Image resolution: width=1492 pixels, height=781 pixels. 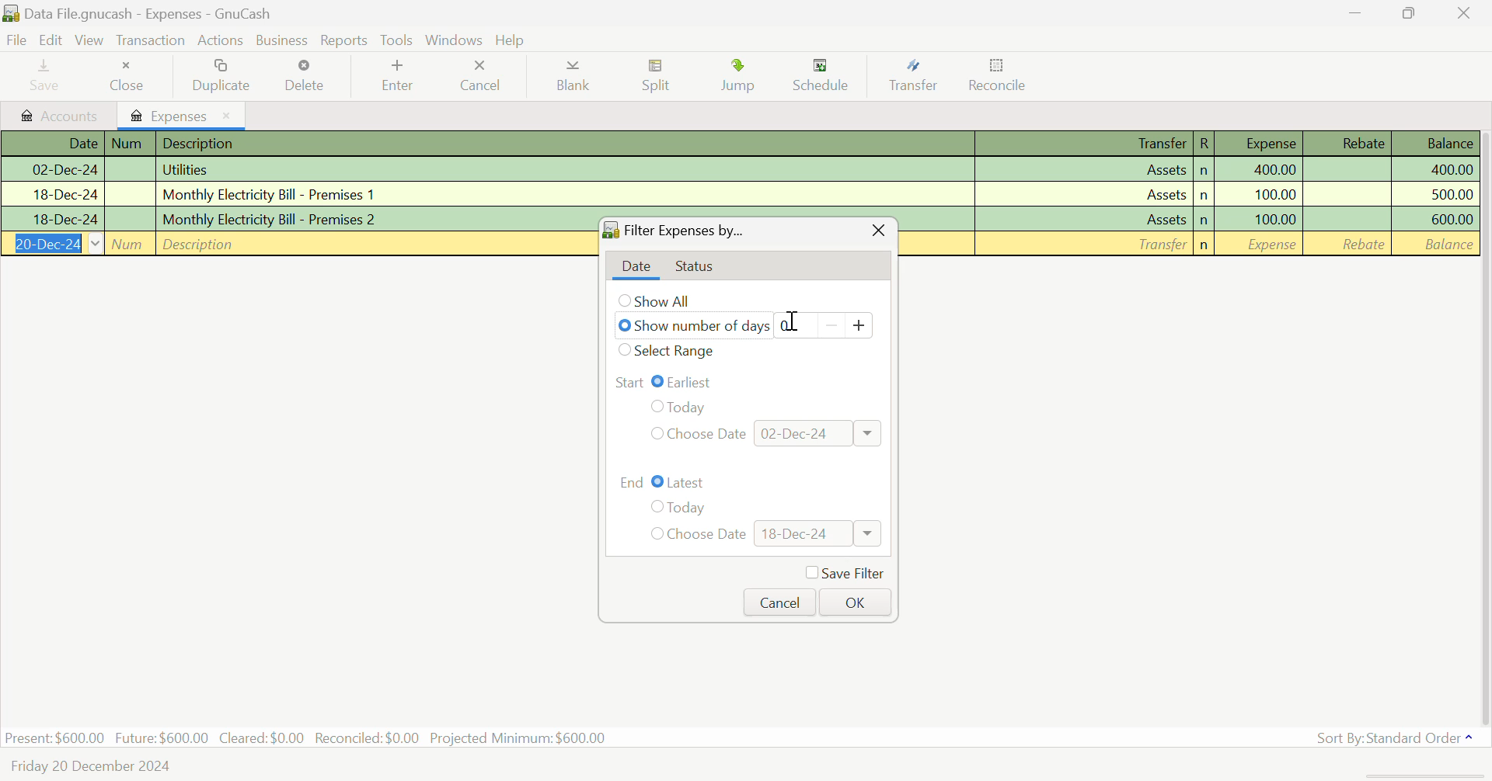 What do you see at coordinates (679, 509) in the screenshot?
I see `Today` at bounding box center [679, 509].